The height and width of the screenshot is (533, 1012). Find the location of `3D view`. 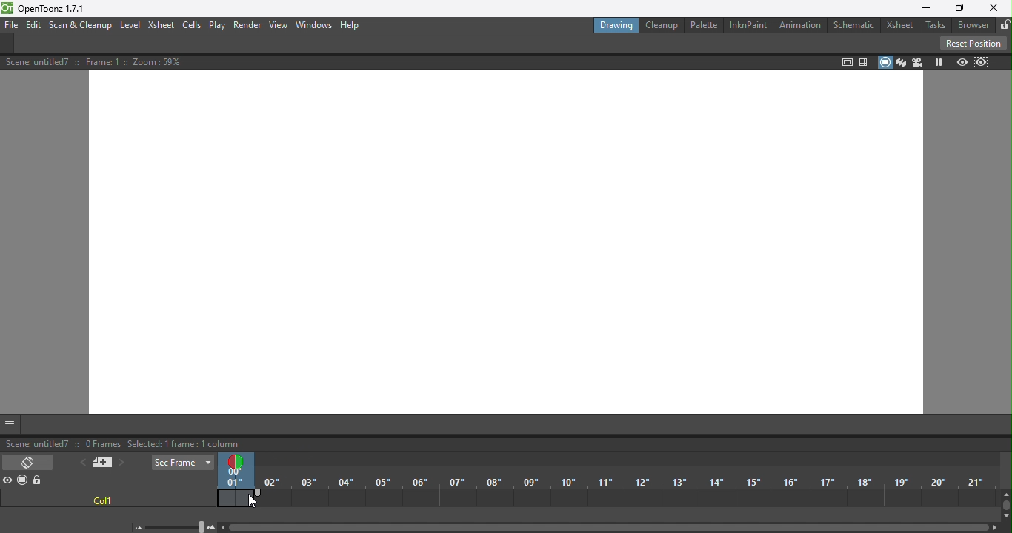

3D view is located at coordinates (899, 61).